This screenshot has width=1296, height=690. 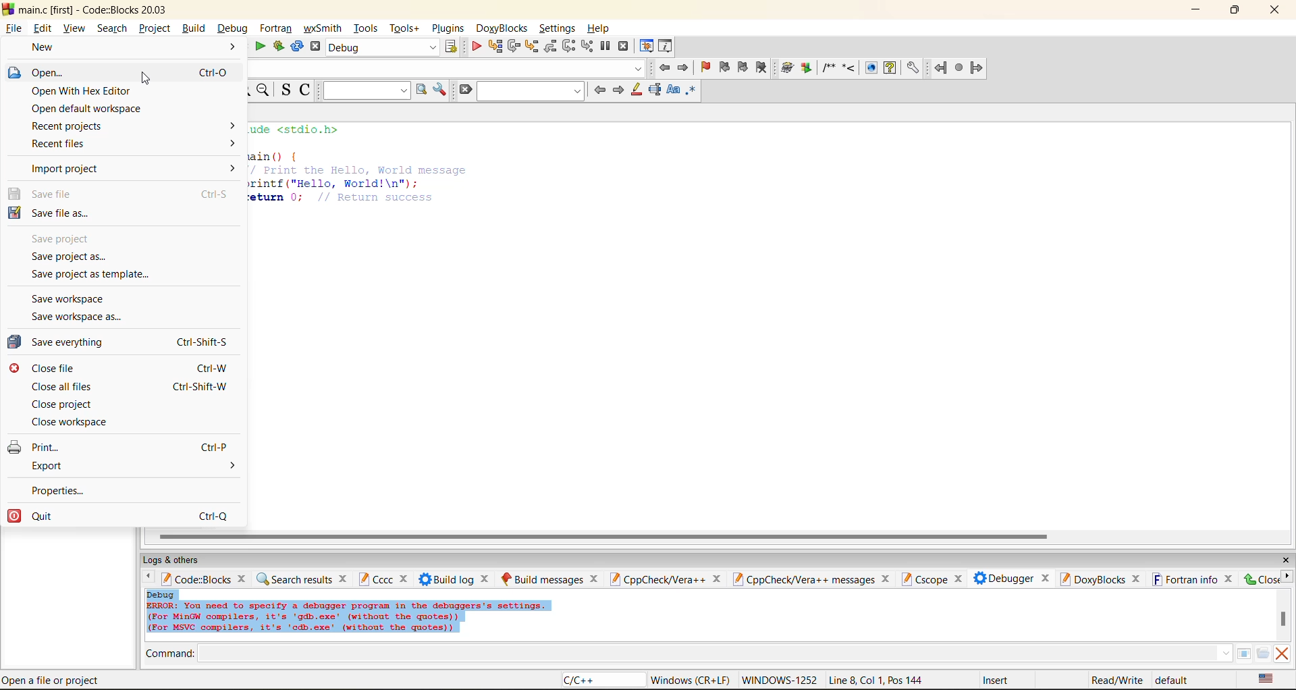 I want to click on edit, so click(x=45, y=28).